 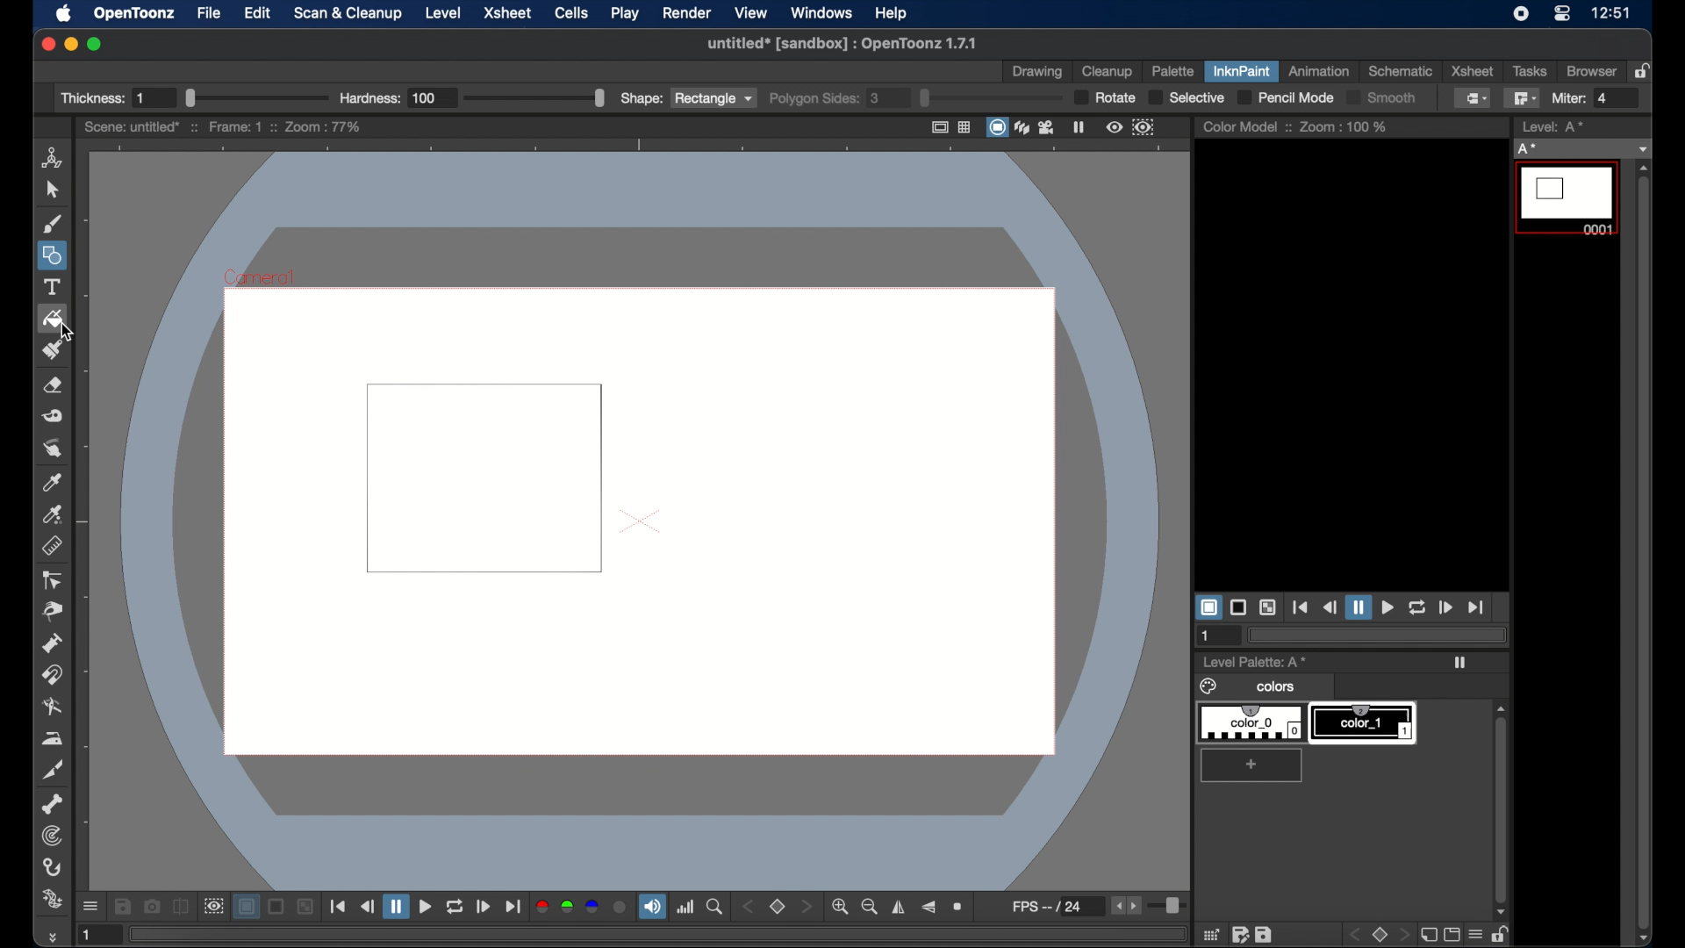 What do you see at coordinates (570, 13) in the screenshot?
I see `cells` at bounding box center [570, 13].